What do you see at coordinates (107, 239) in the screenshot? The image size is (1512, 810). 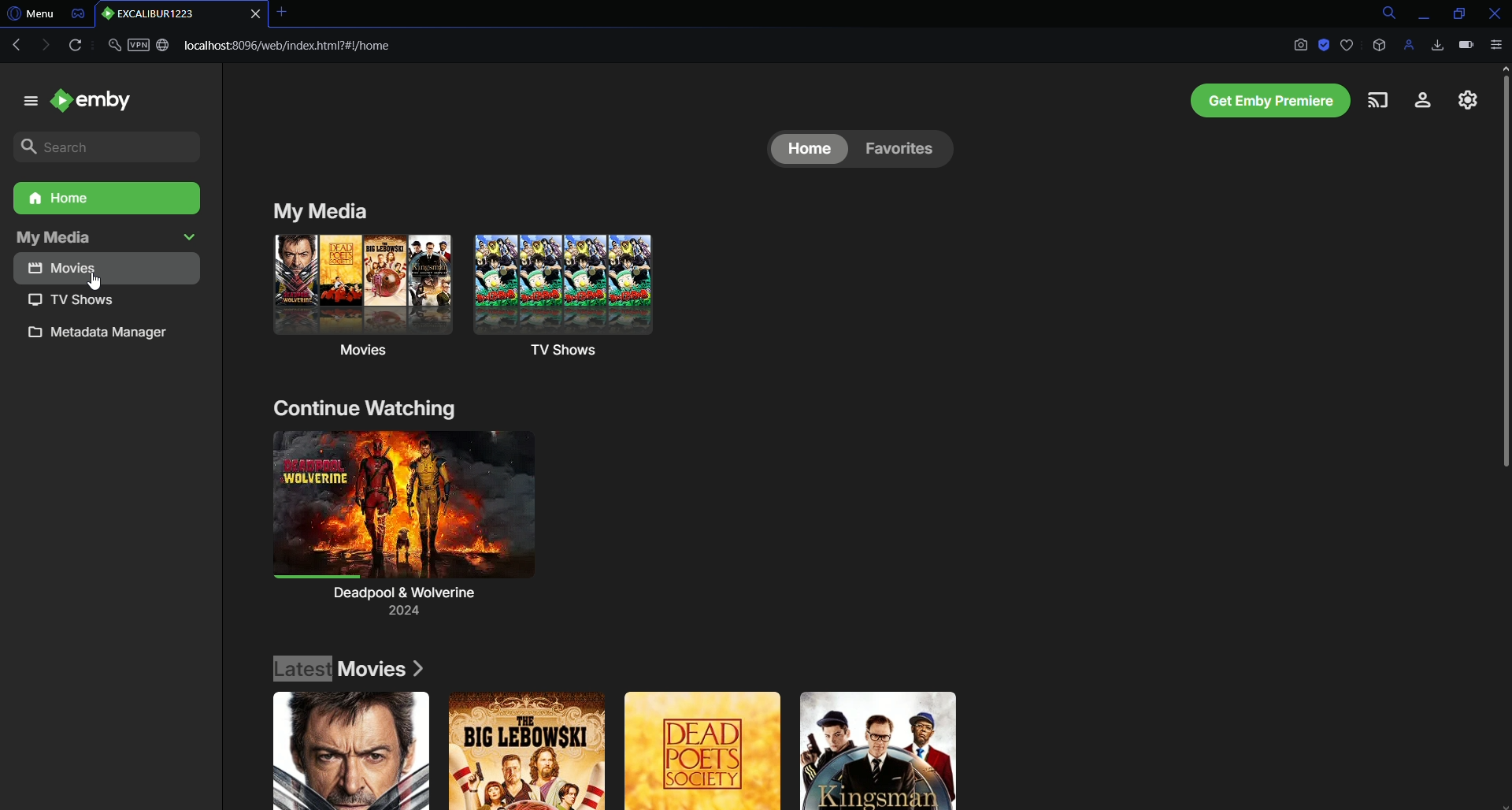 I see `My media` at bounding box center [107, 239].